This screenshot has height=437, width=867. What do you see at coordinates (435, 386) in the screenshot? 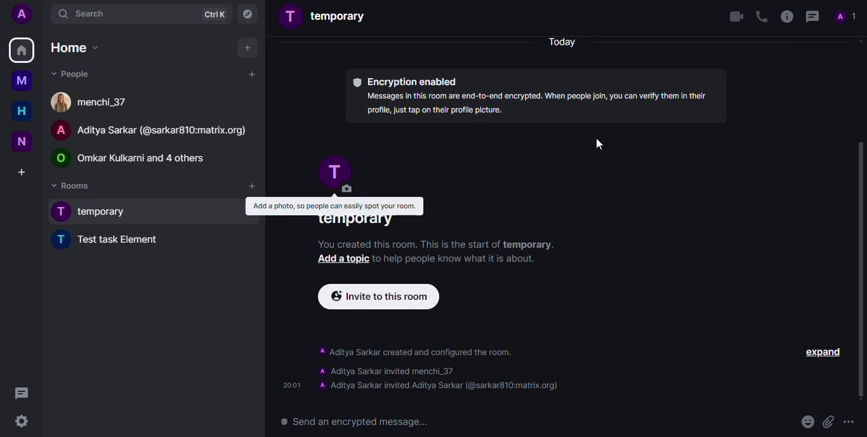
I see `contact added` at bounding box center [435, 386].